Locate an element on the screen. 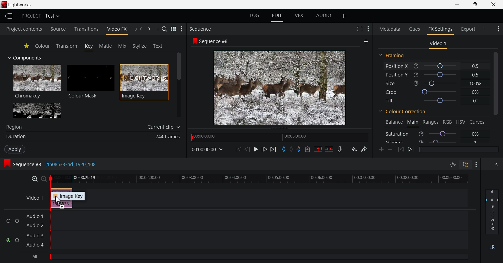  Gamma is located at coordinates (396, 141).